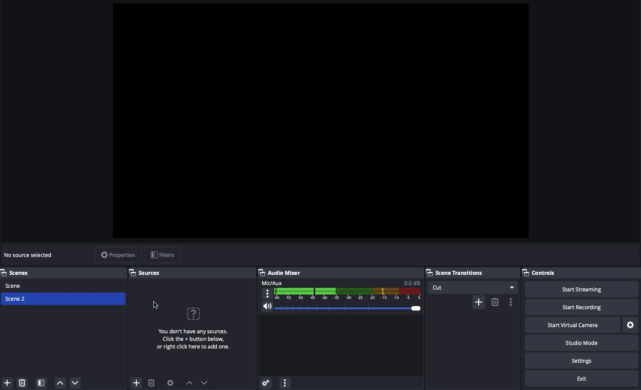 The height and width of the screenshot is (390, 641). Describe the element at coordinates (162, 254) in the screenshot. I see `Filters` at that location.